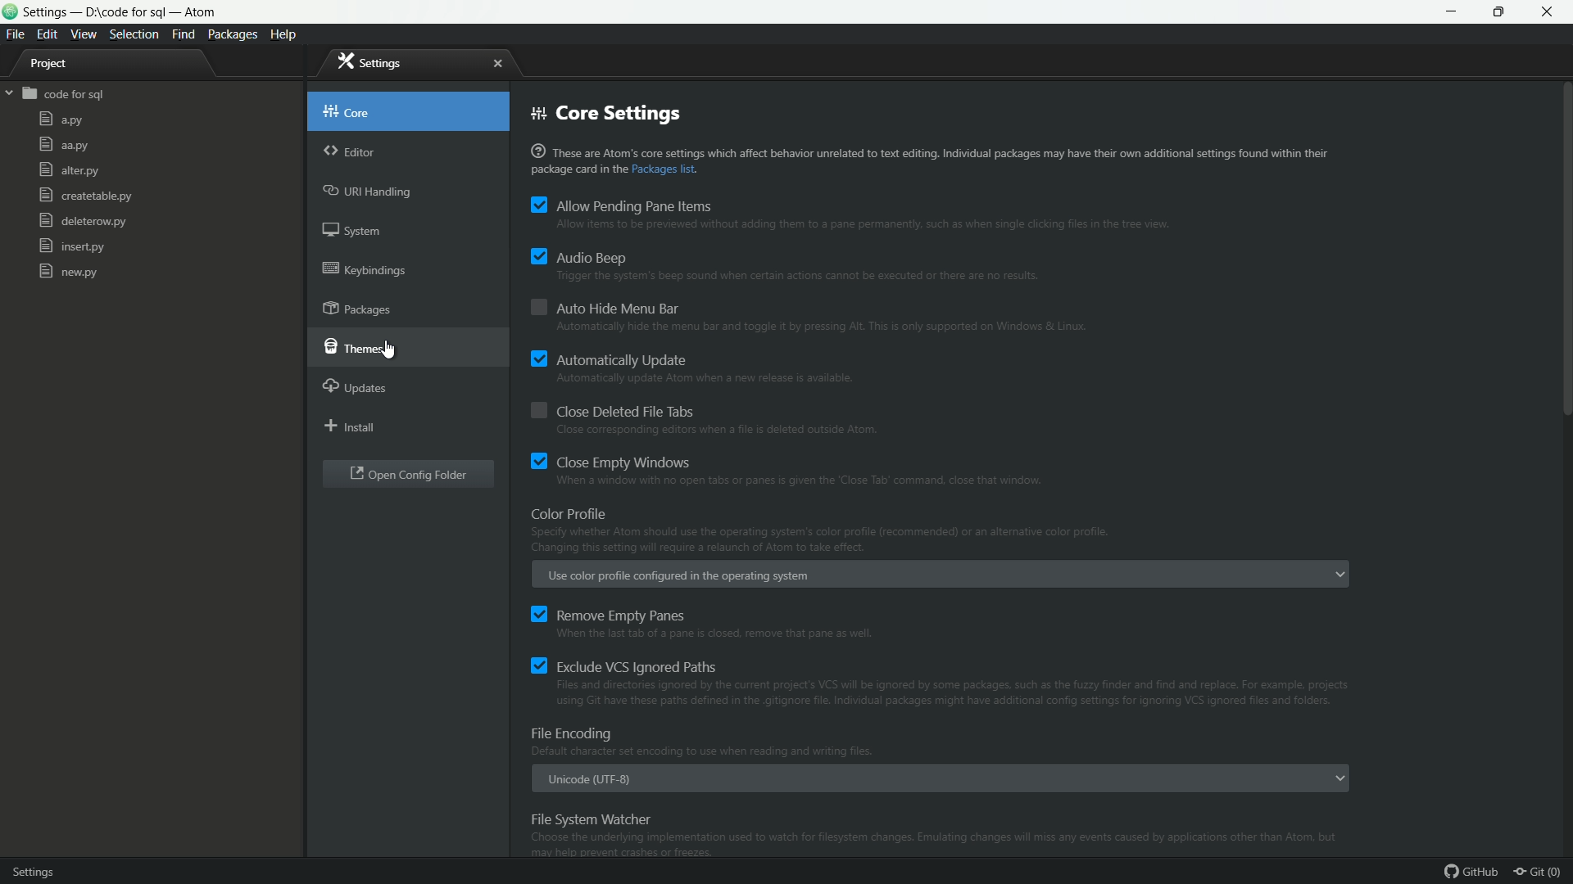 The image size is (1573, 884). I want to click on install, so click(351, 428).